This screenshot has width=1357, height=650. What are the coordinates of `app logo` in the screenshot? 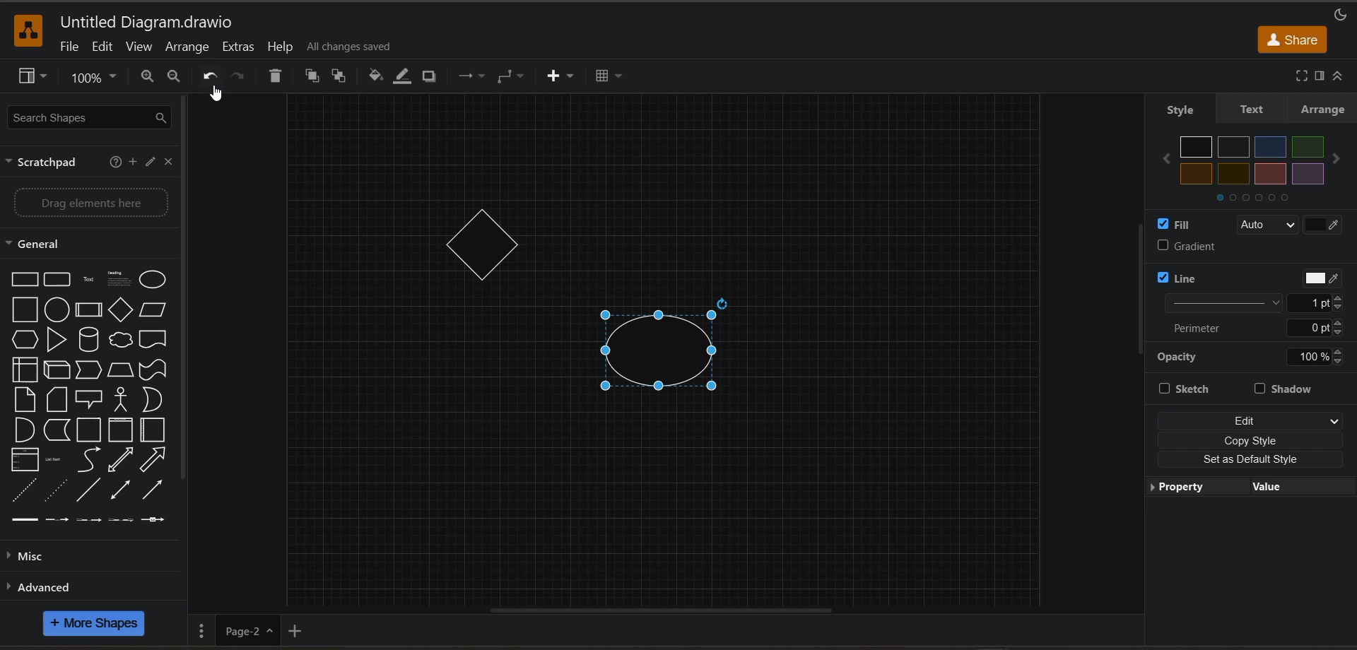 It's located at (32, 33).